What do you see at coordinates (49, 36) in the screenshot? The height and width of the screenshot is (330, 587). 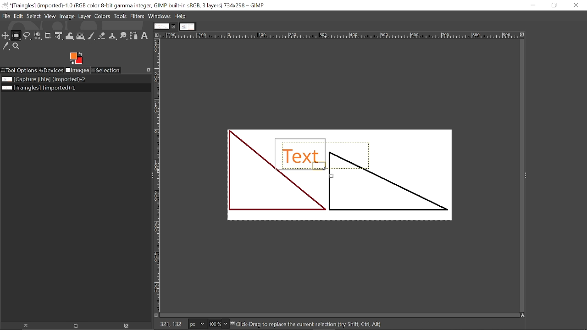 I see `Crop tool` at bounding box center [49, 36].